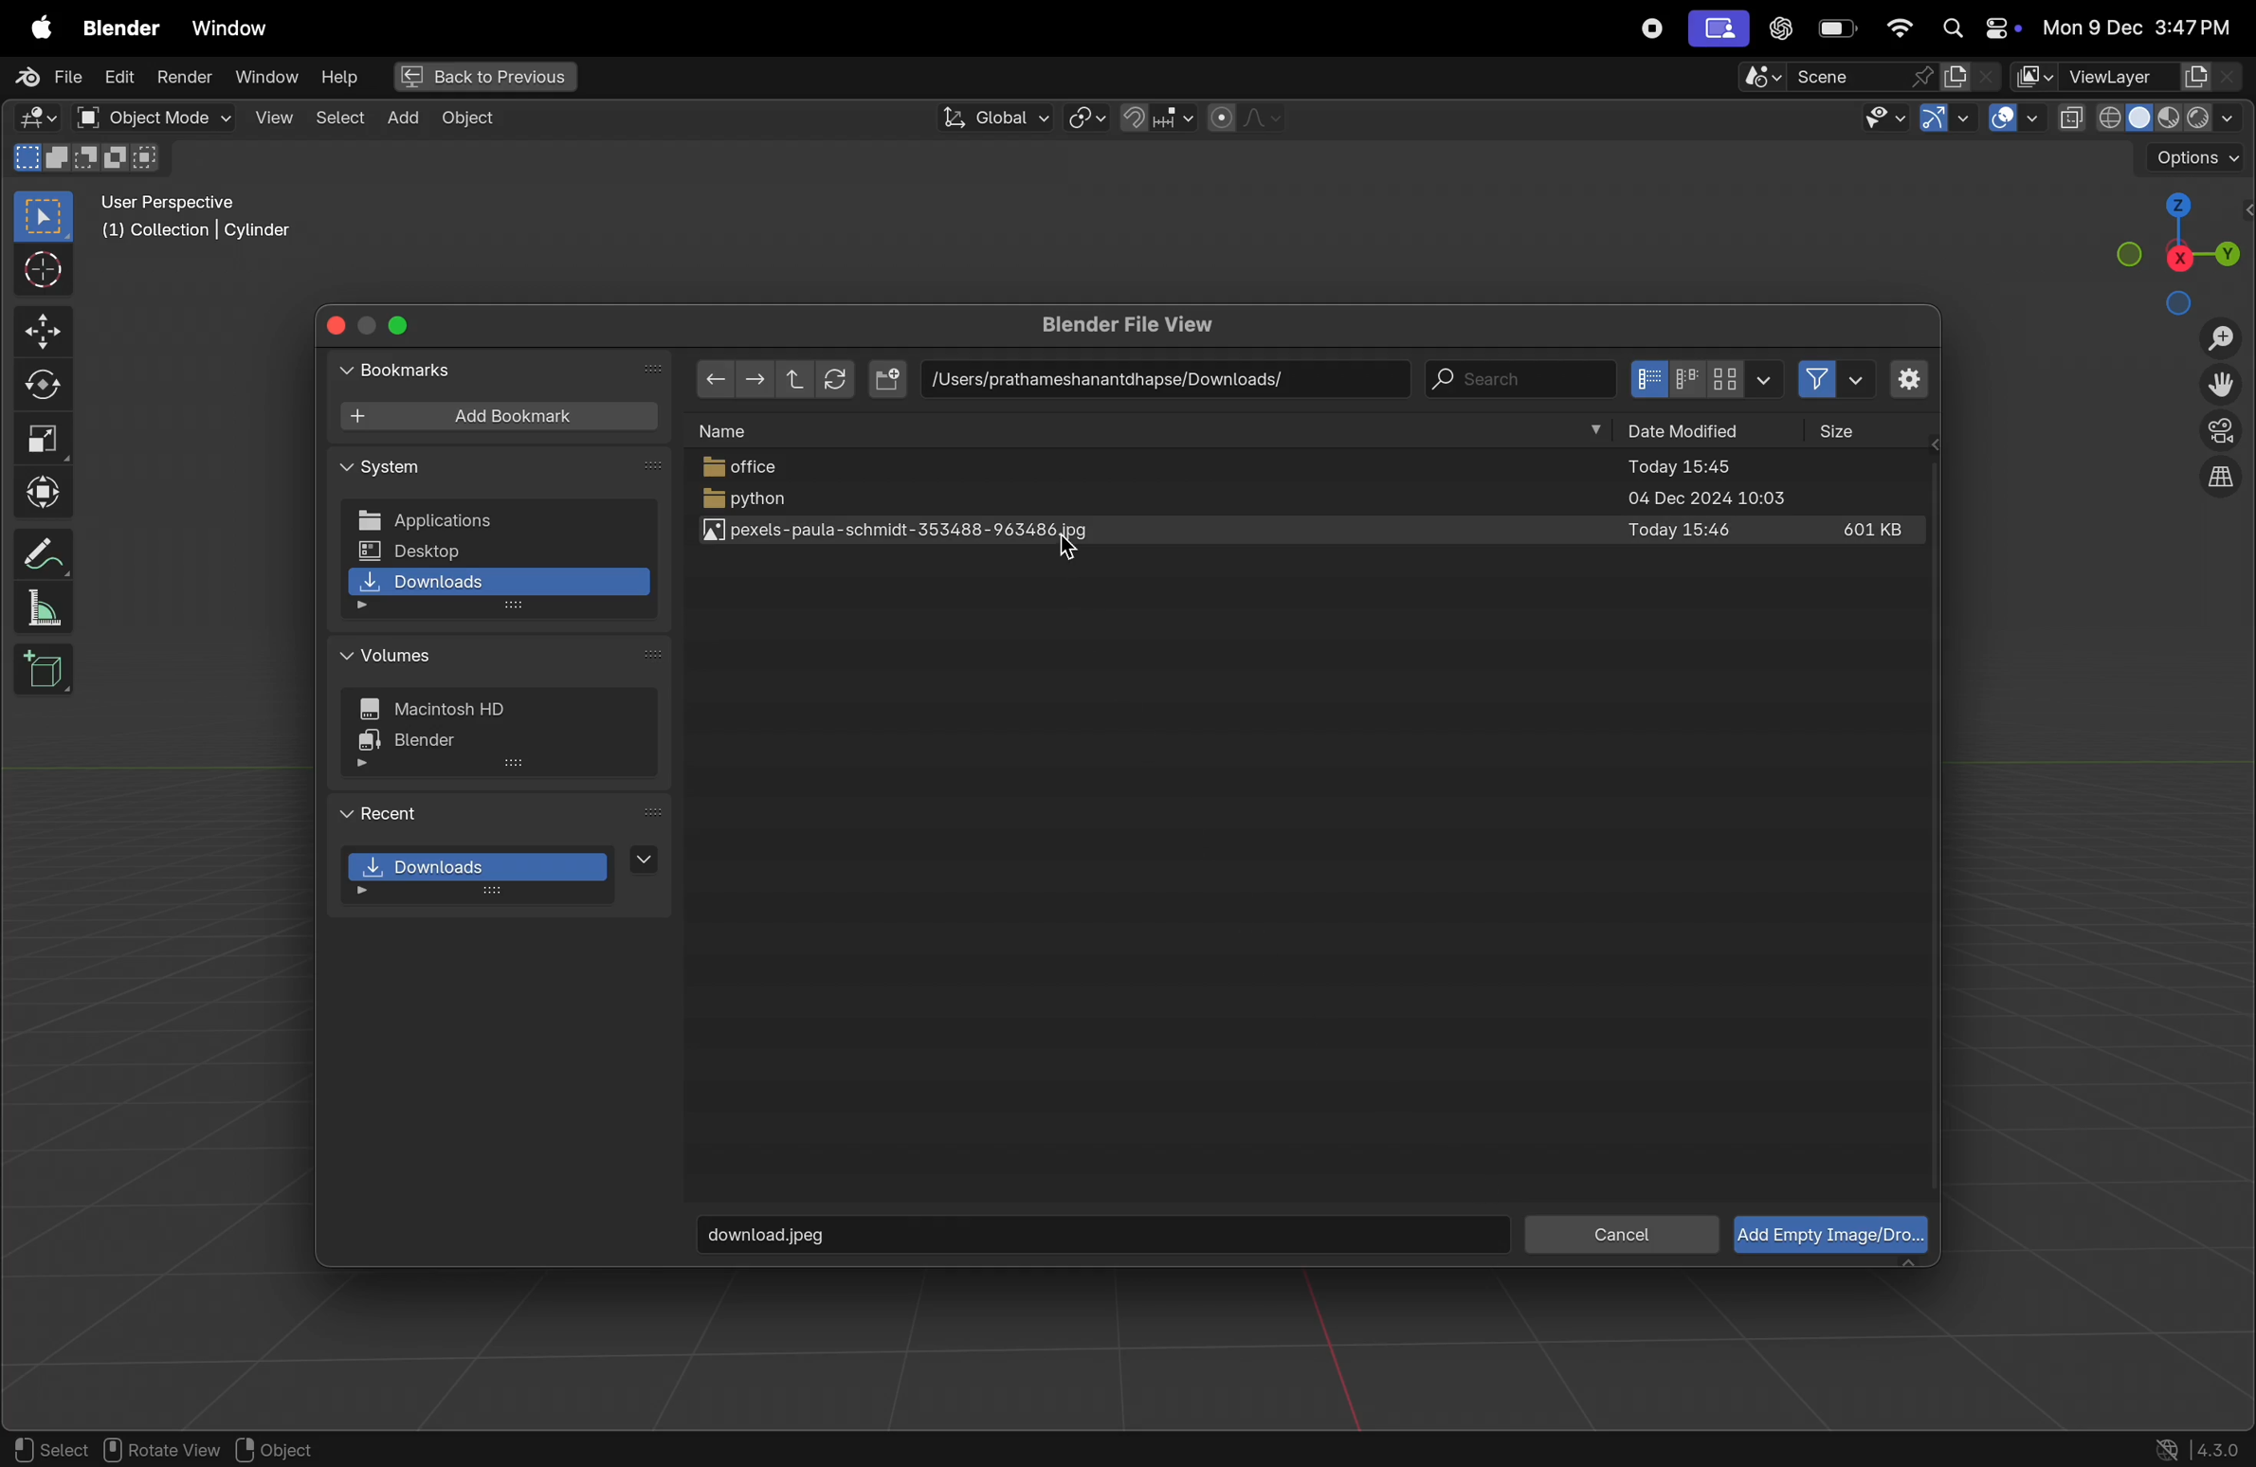 The width and height of the screenshot is (2256, 1467). What do you see at coordinates (402, 119) in the screenshot?
I see `add` at bounding box center [402, 119].